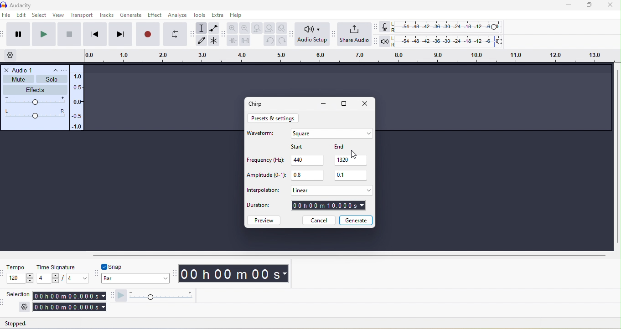  What do you see at coordinates (387, 26) in the screenshot?
I see `record meter` at bounding box center [387, 26].